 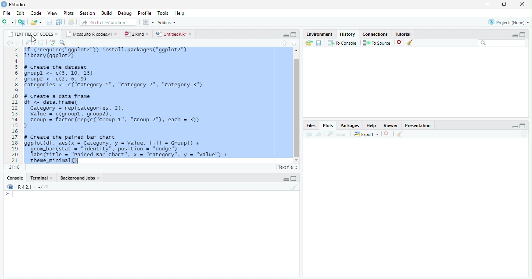 What do you see at coordinates (295, 35) in the screenshot?
I see `maximize` at bounding box center [295, 35].